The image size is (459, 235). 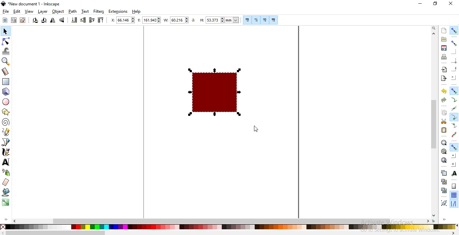 What do you see at coordinates (6, 12) in the screenshot?
I see `file` at bounding box center [6, 12].